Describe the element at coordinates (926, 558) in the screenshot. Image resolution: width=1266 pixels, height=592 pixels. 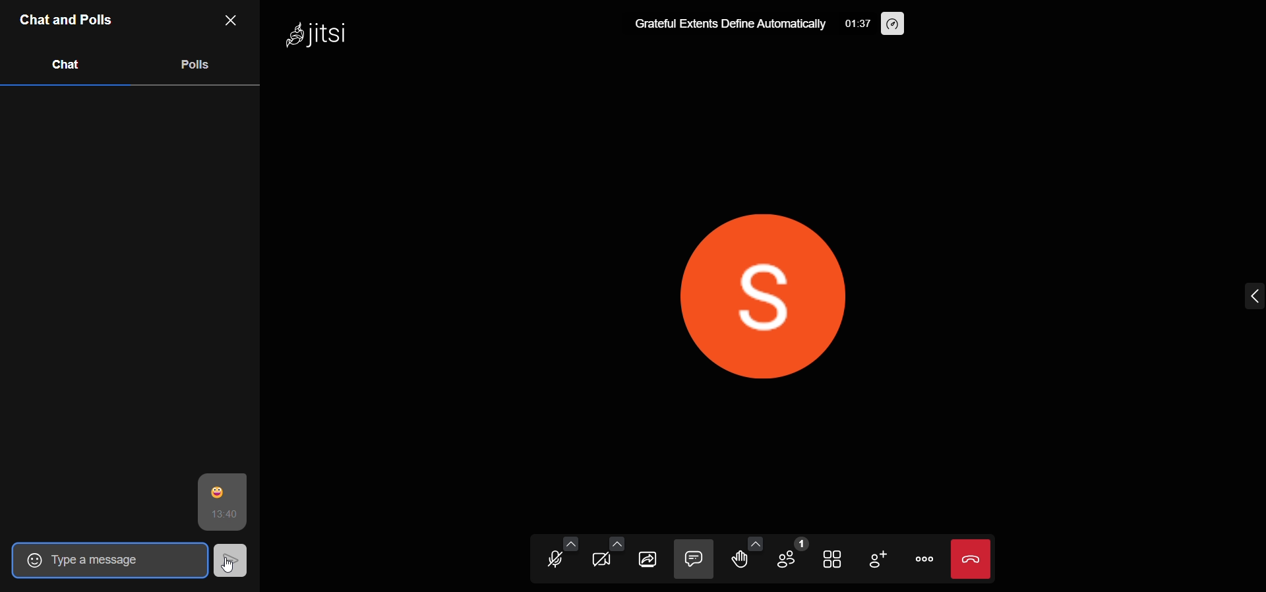
I see `more` at that location.